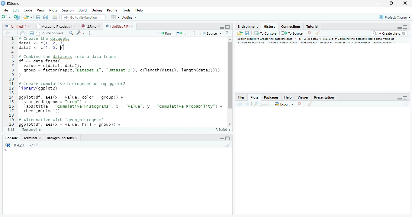 The width and height of the screenshot is (412, 217). I want to click on Go to the next section/chunk, so click(194, 33).